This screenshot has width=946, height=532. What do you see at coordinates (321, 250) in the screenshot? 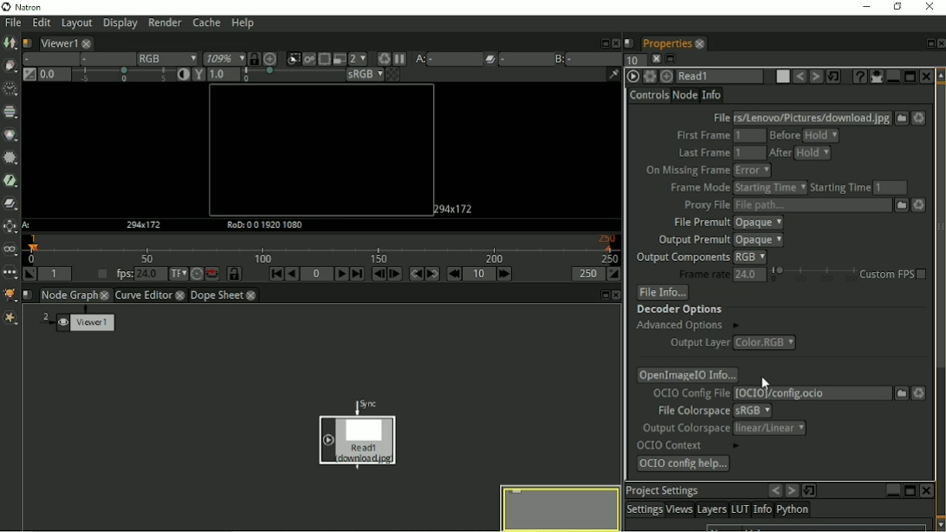
I see `Timeline` at bounding box center [321, 250].